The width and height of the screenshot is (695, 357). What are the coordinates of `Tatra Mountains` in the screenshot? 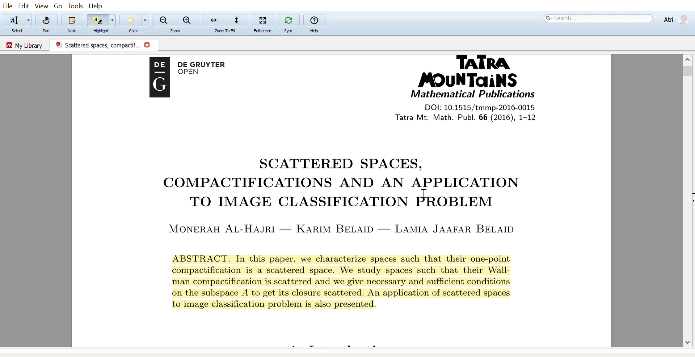 It's located at (476, 72).